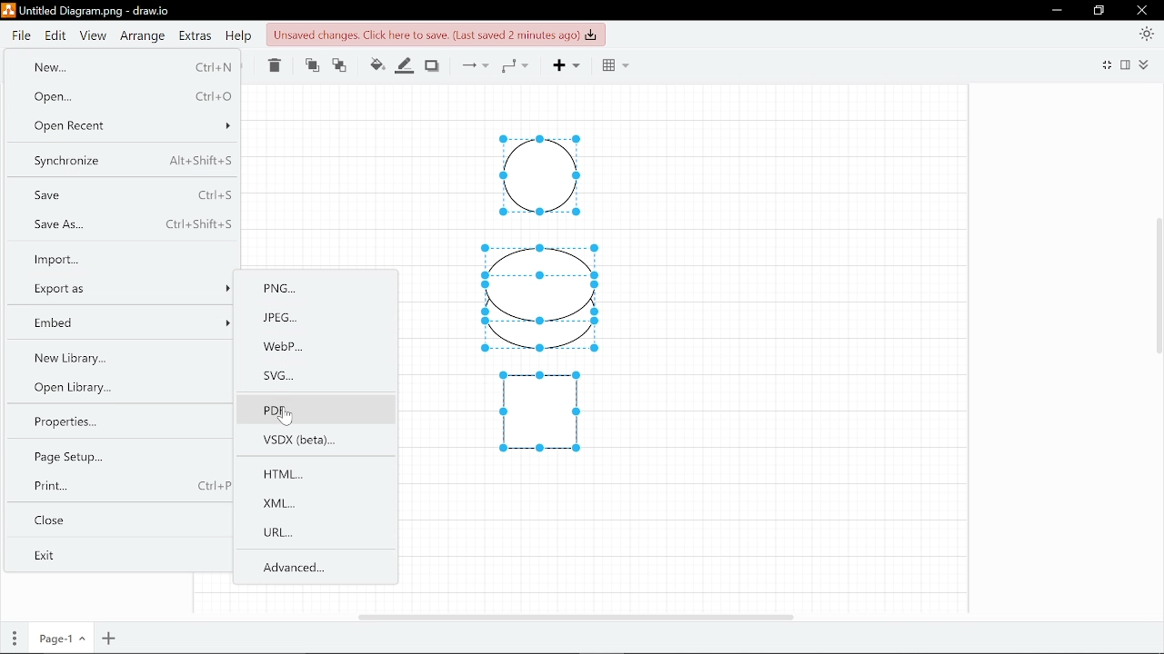 The height and width of the screenshot is (654, 1164). I want to click on New library, so click(118, 358).